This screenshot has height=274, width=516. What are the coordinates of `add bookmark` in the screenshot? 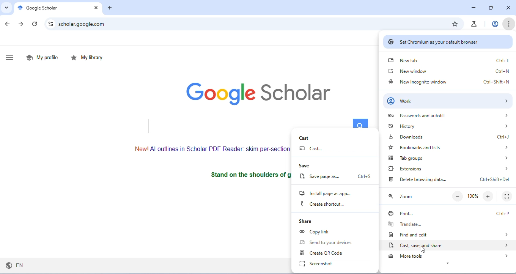 It's located at (455, 24).